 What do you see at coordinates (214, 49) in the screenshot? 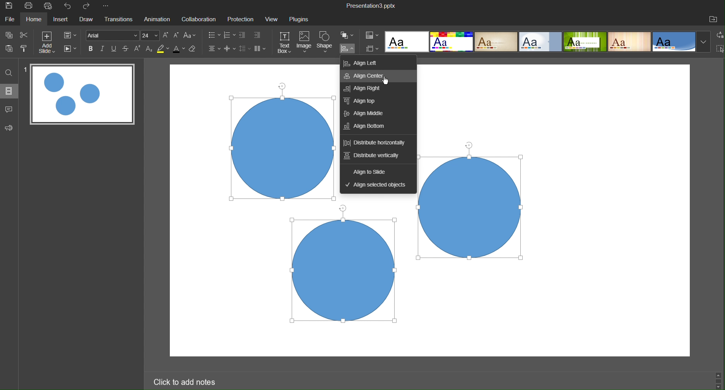
I see `Alignment` at bounding box center [214, 49].